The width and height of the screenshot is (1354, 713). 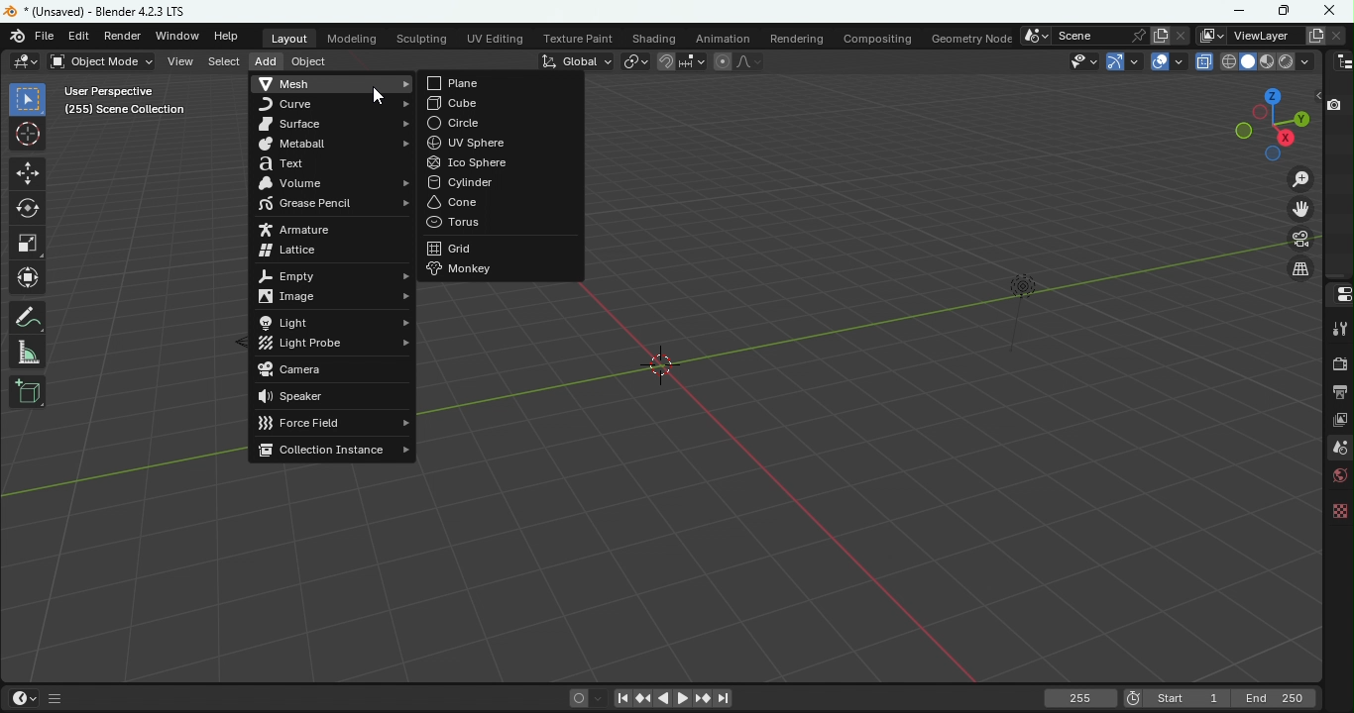 I want to click on Transforming pivot point, so click(x=634, y=60).